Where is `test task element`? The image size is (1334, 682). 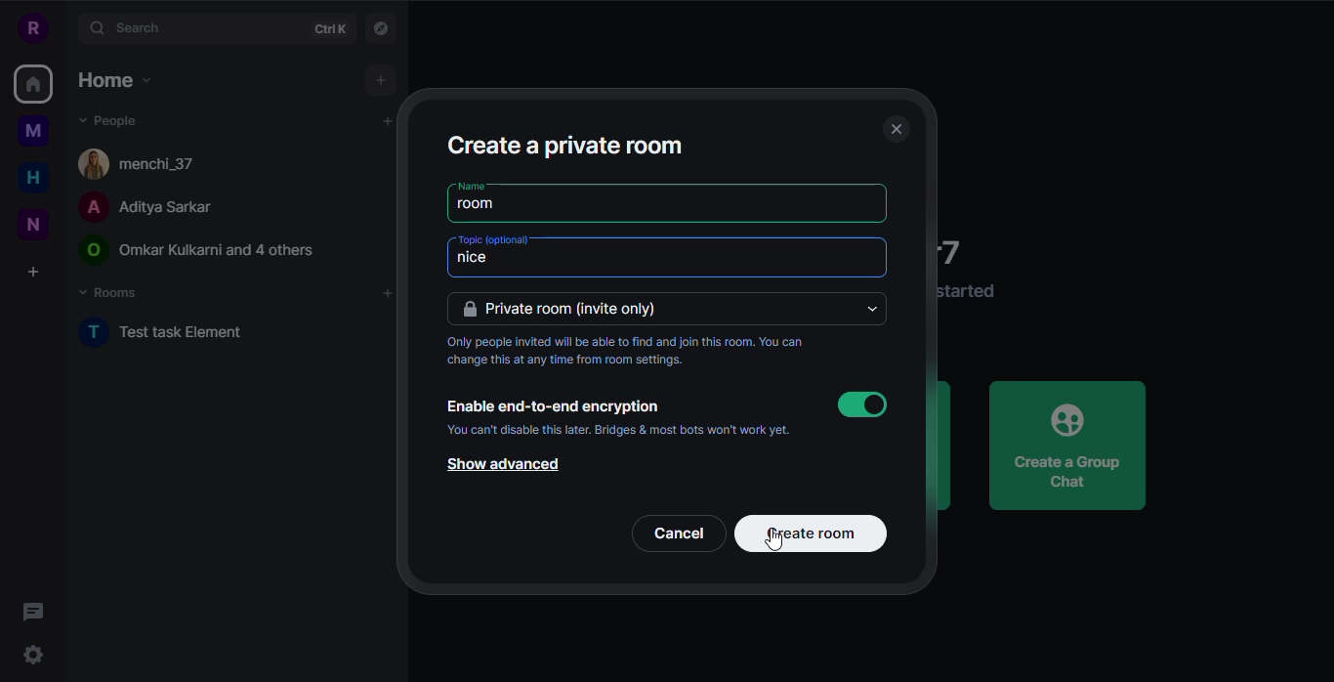 test task element is located at coordinates (164, 332).